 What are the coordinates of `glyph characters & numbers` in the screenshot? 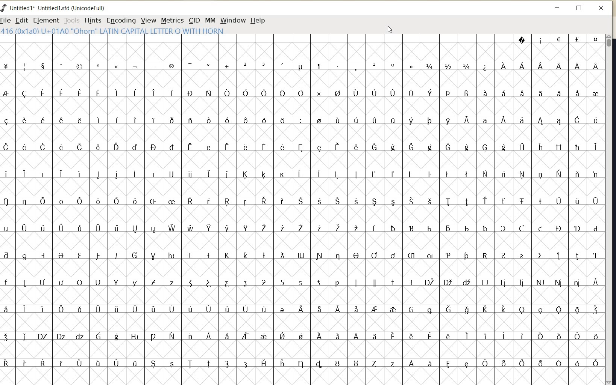 It's located at (302, 208).